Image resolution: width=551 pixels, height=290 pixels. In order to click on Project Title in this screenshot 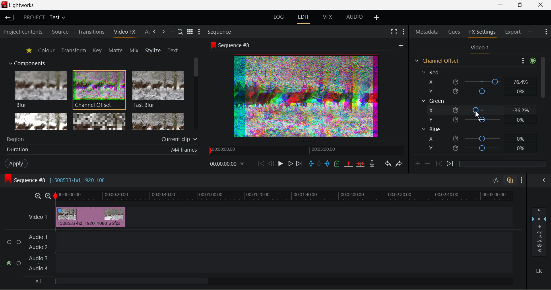, I will do `click(44, 17)`.